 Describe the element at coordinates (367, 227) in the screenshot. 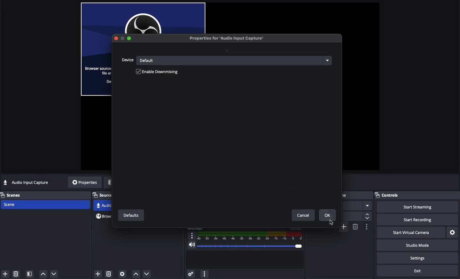

I see `Options` at that location.